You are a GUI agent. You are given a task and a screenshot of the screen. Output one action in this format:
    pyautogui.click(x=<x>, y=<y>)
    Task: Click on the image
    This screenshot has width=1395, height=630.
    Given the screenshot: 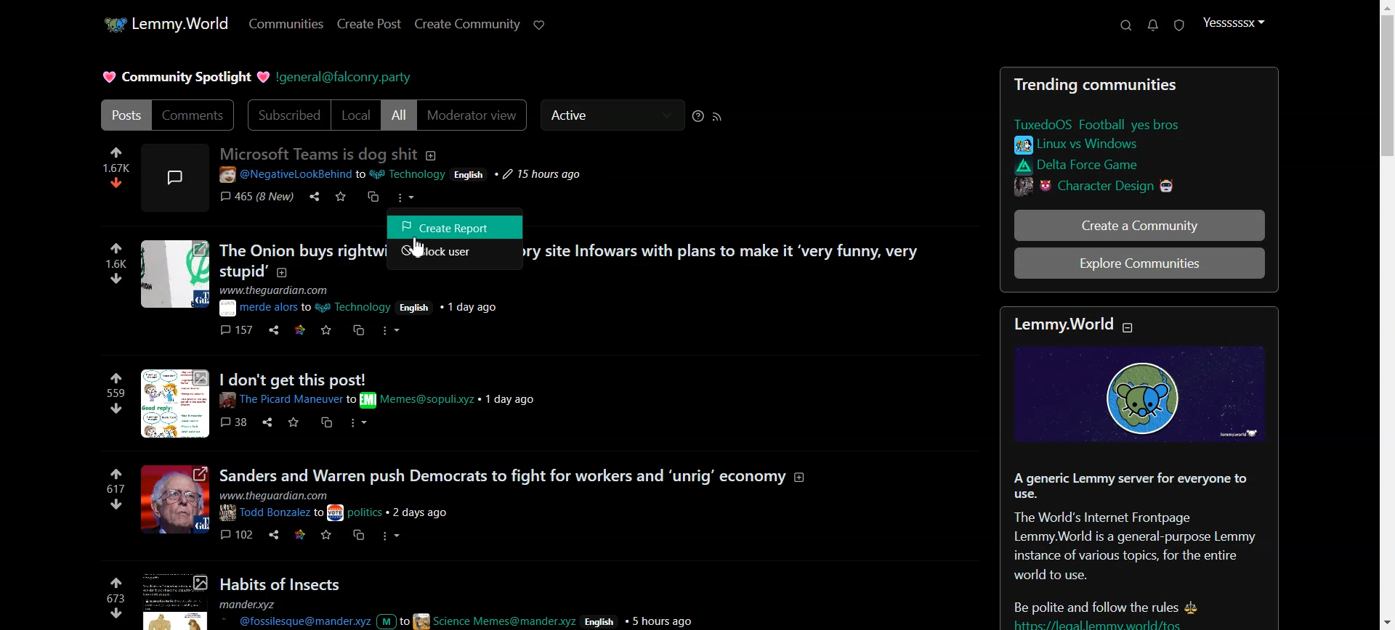 What is the action you would take?
    pyautogui.click(x=173, y=601)
    